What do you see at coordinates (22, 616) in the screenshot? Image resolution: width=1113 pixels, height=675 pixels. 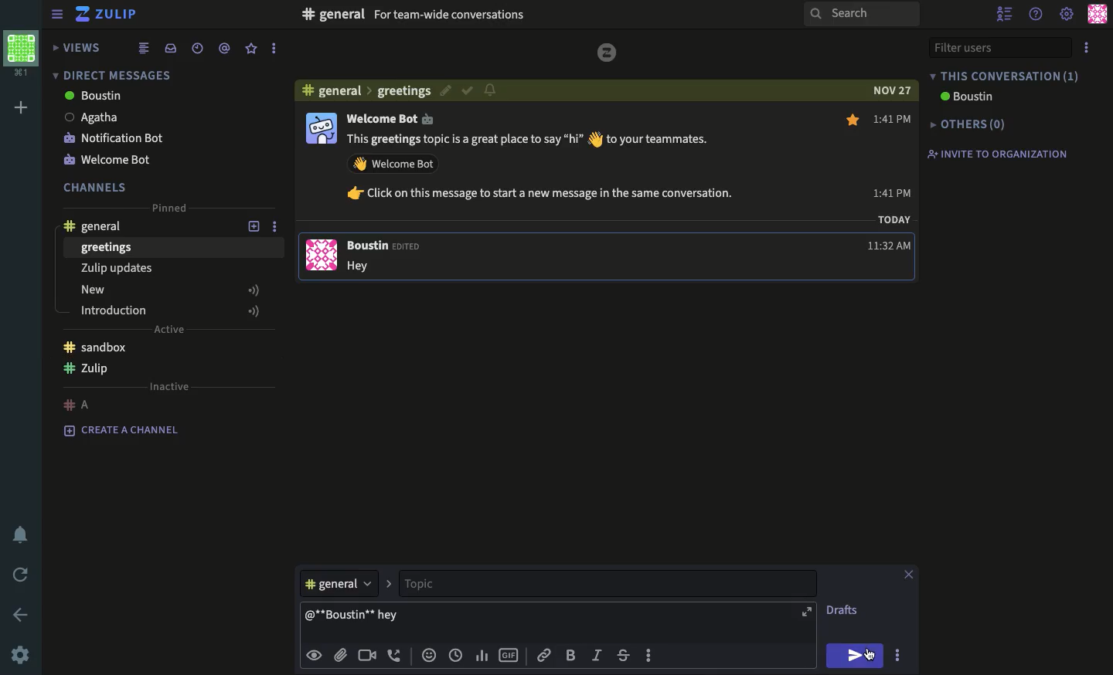 I see `back ` at bounding box center [22, 616].